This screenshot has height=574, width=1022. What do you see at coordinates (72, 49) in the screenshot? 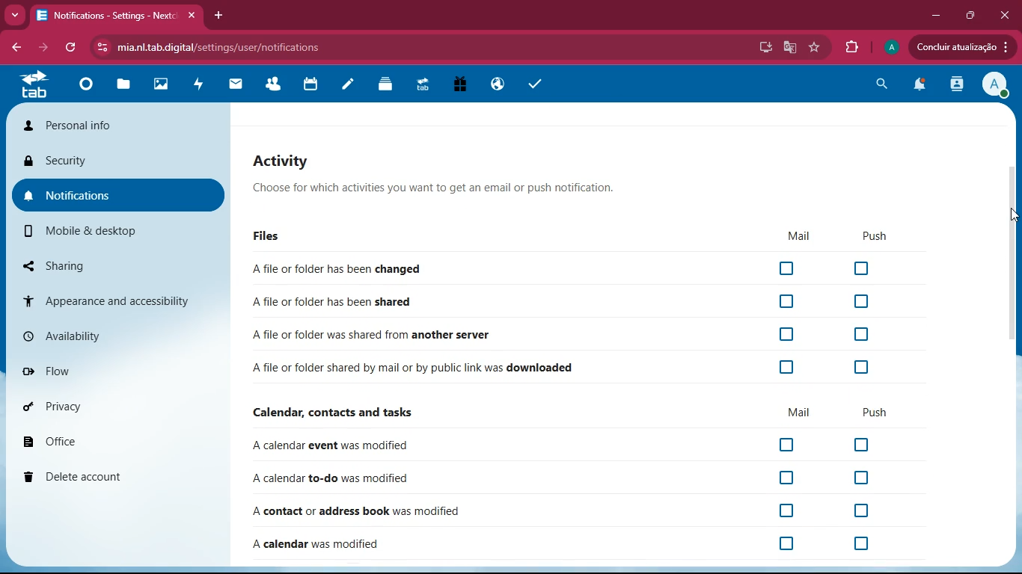
I see `refresh` at bounding box center [72, 49].